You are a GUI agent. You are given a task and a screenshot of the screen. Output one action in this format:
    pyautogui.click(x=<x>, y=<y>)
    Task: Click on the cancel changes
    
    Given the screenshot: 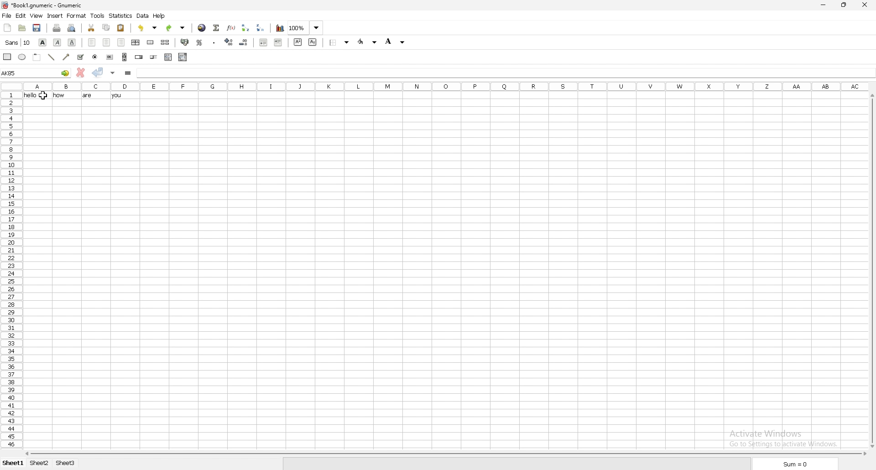 What is the action you would take?
    pyautogui.click(x=80, y=73)
    